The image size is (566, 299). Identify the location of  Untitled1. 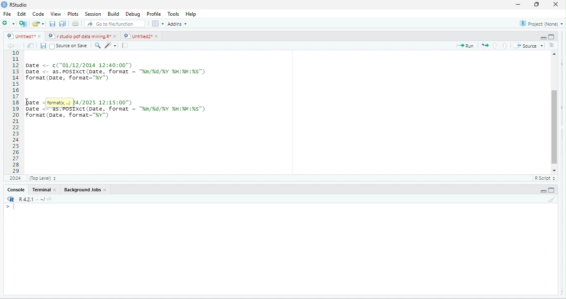
(19, 36).